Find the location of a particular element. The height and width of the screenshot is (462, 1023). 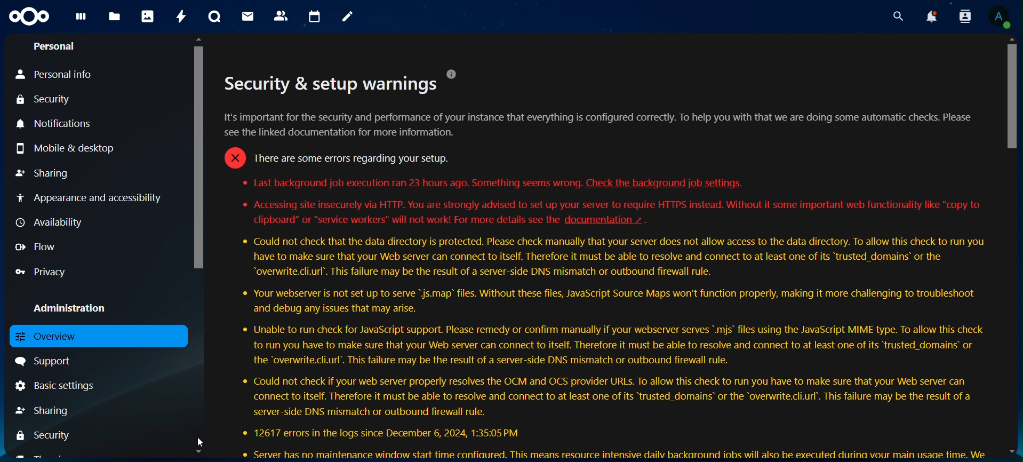

photos is located at coordinates (147, 18).